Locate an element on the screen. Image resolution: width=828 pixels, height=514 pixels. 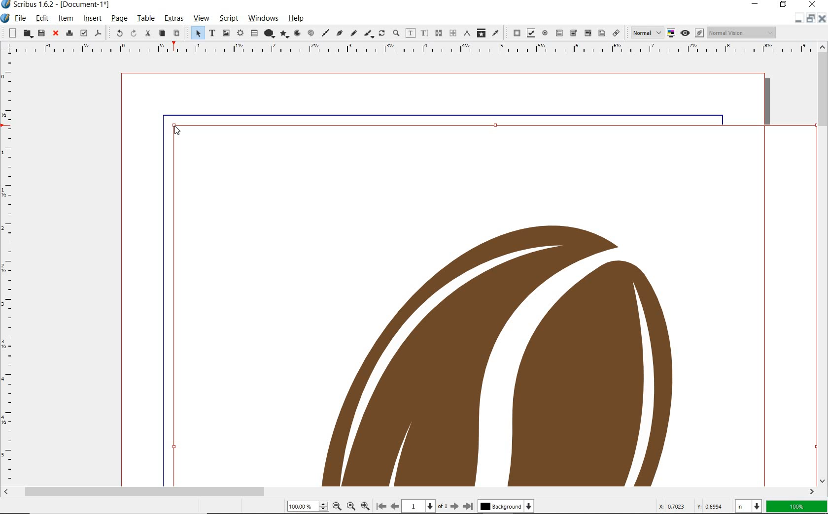
edit is located at coordinates (42, 19).